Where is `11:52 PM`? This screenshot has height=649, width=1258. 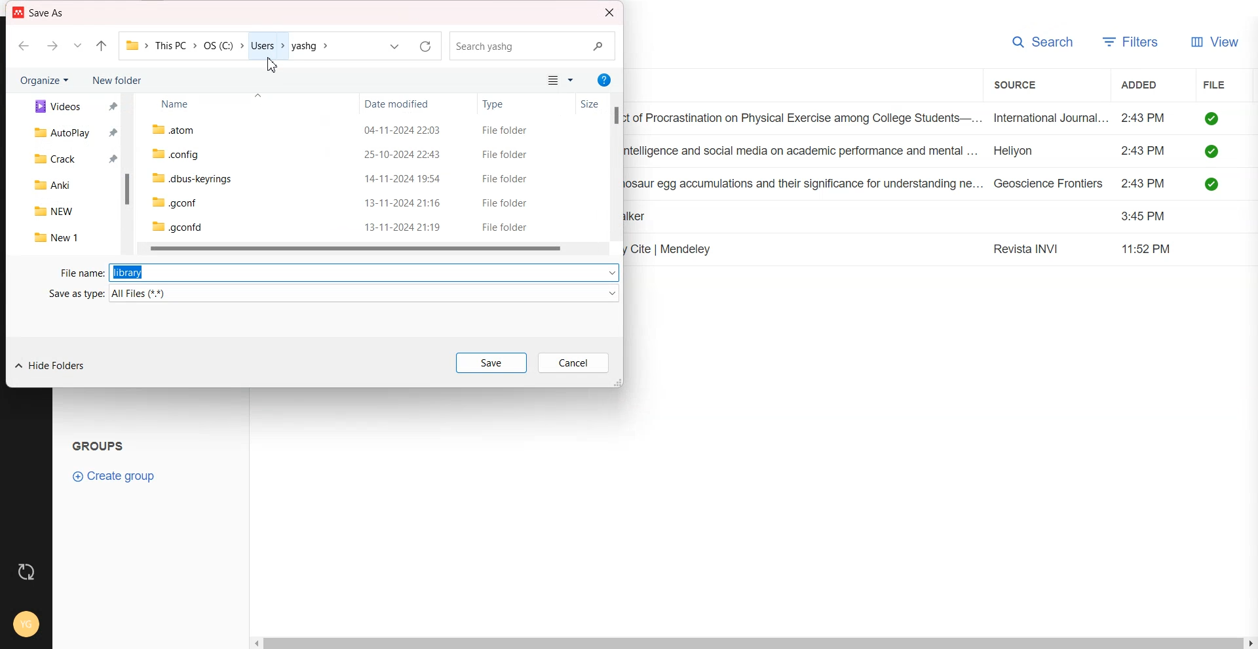
11:52 PM is located at coordinates (1148, 248).